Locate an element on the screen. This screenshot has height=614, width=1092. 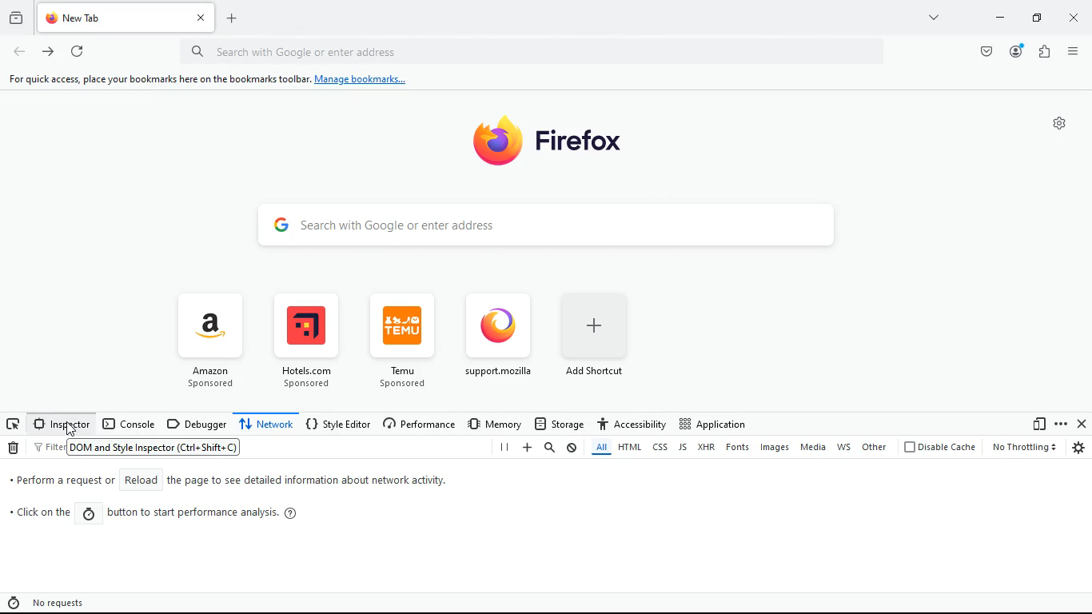
 Manage bookmarks. is located at coordinates (361, 80).